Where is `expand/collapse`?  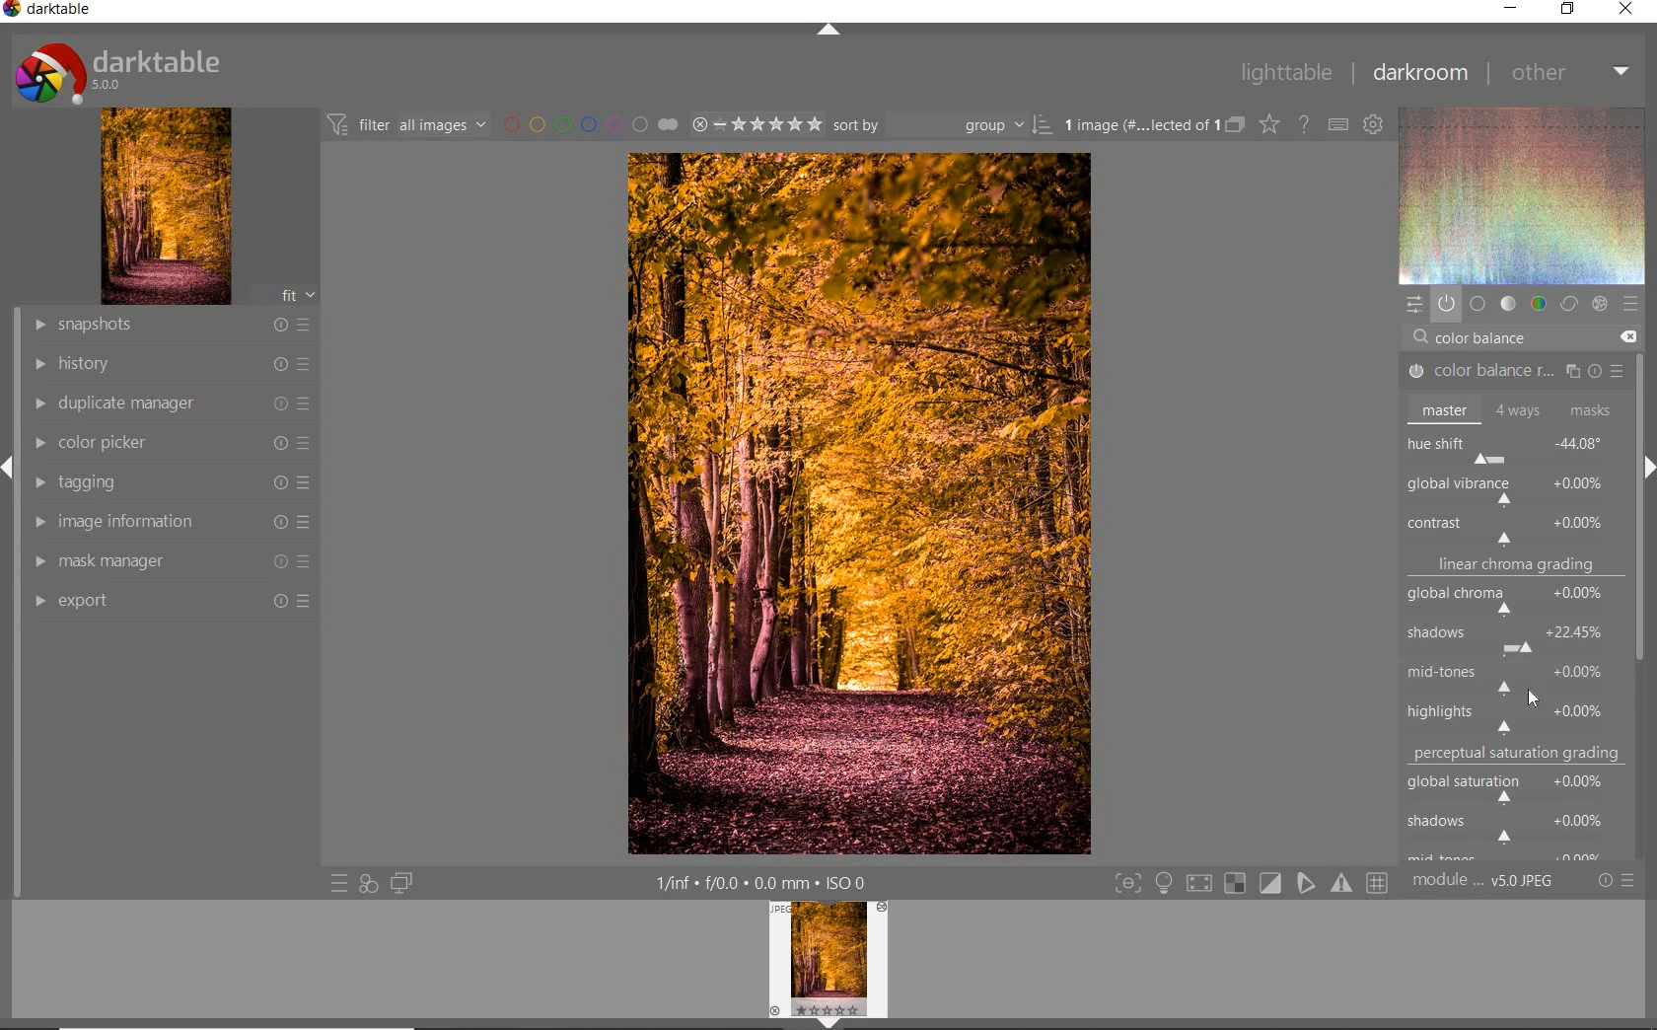
expand/collapse is located at coordinates (826, 30).